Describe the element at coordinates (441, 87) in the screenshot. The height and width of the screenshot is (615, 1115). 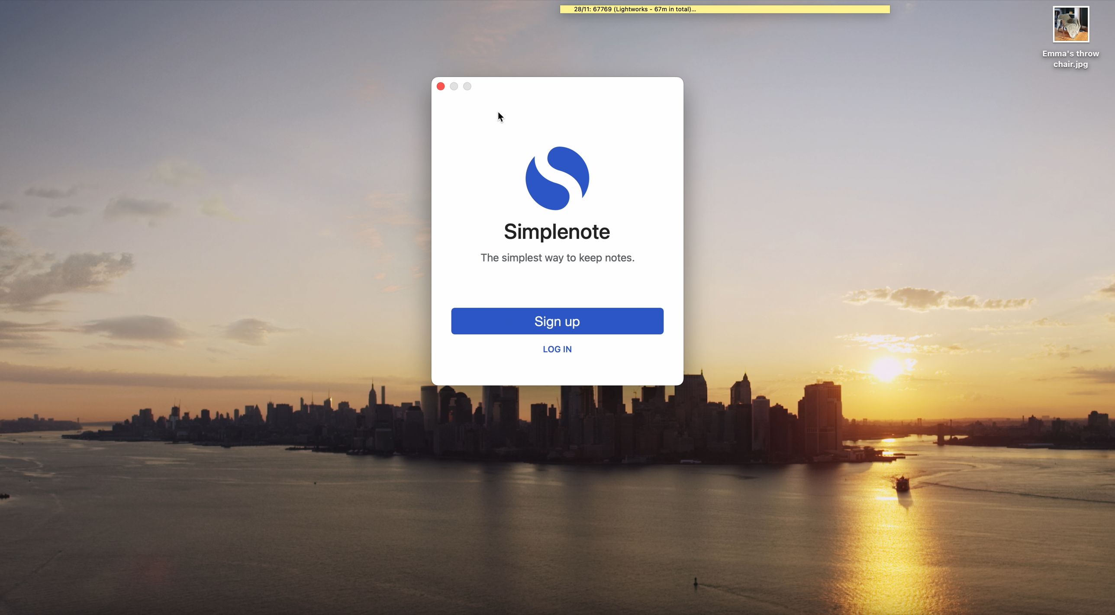
I see `close popup` at that location.